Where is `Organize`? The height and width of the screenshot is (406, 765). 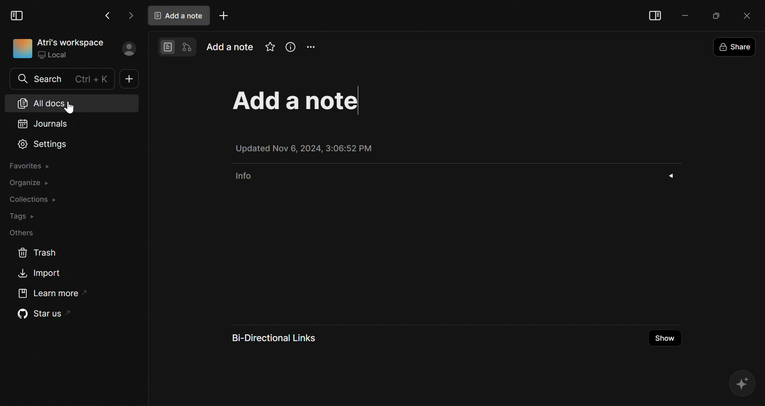 Organize is located at coordinates (33, 183).